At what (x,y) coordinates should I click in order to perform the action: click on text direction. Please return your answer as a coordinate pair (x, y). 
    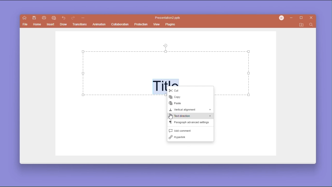
    Looking at the image, I should click on (190, 117).